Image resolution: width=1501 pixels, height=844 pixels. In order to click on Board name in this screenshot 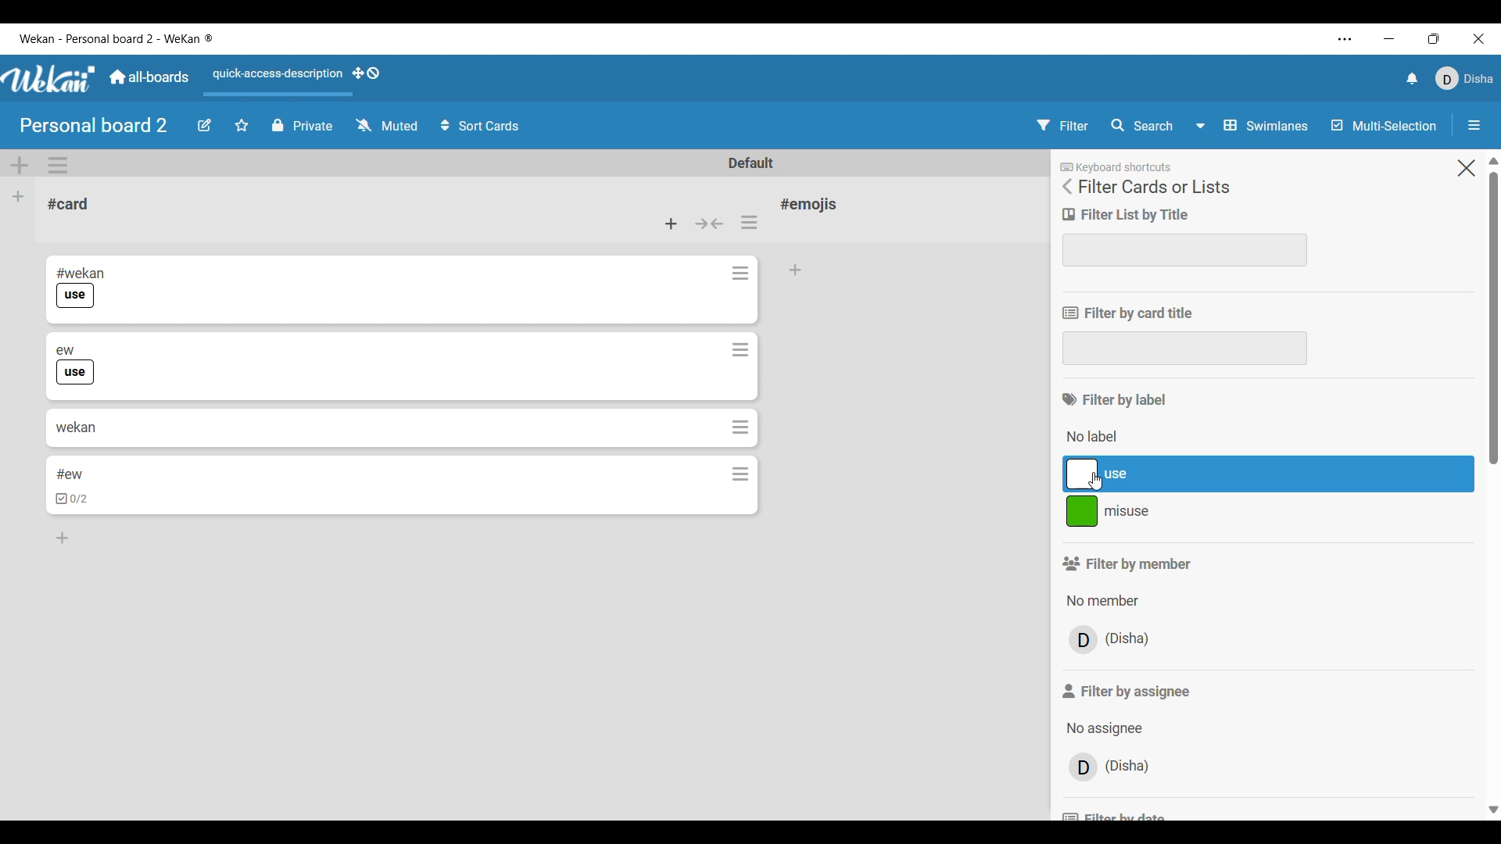, I will do `click(93, 125)`.